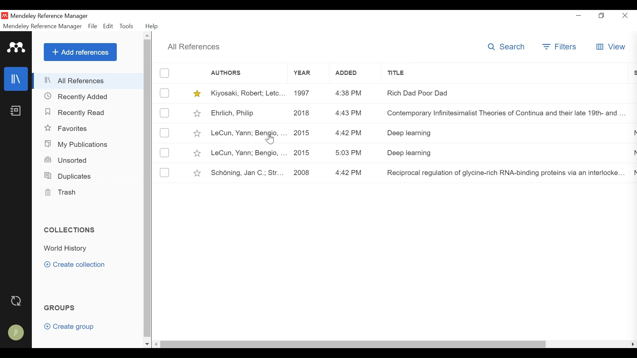 The height and width of the screenshot is (358, 637). What do you see at coordinates (602, 16) in the screenshot?
I see `Restore` at bounding box center [602, 16].